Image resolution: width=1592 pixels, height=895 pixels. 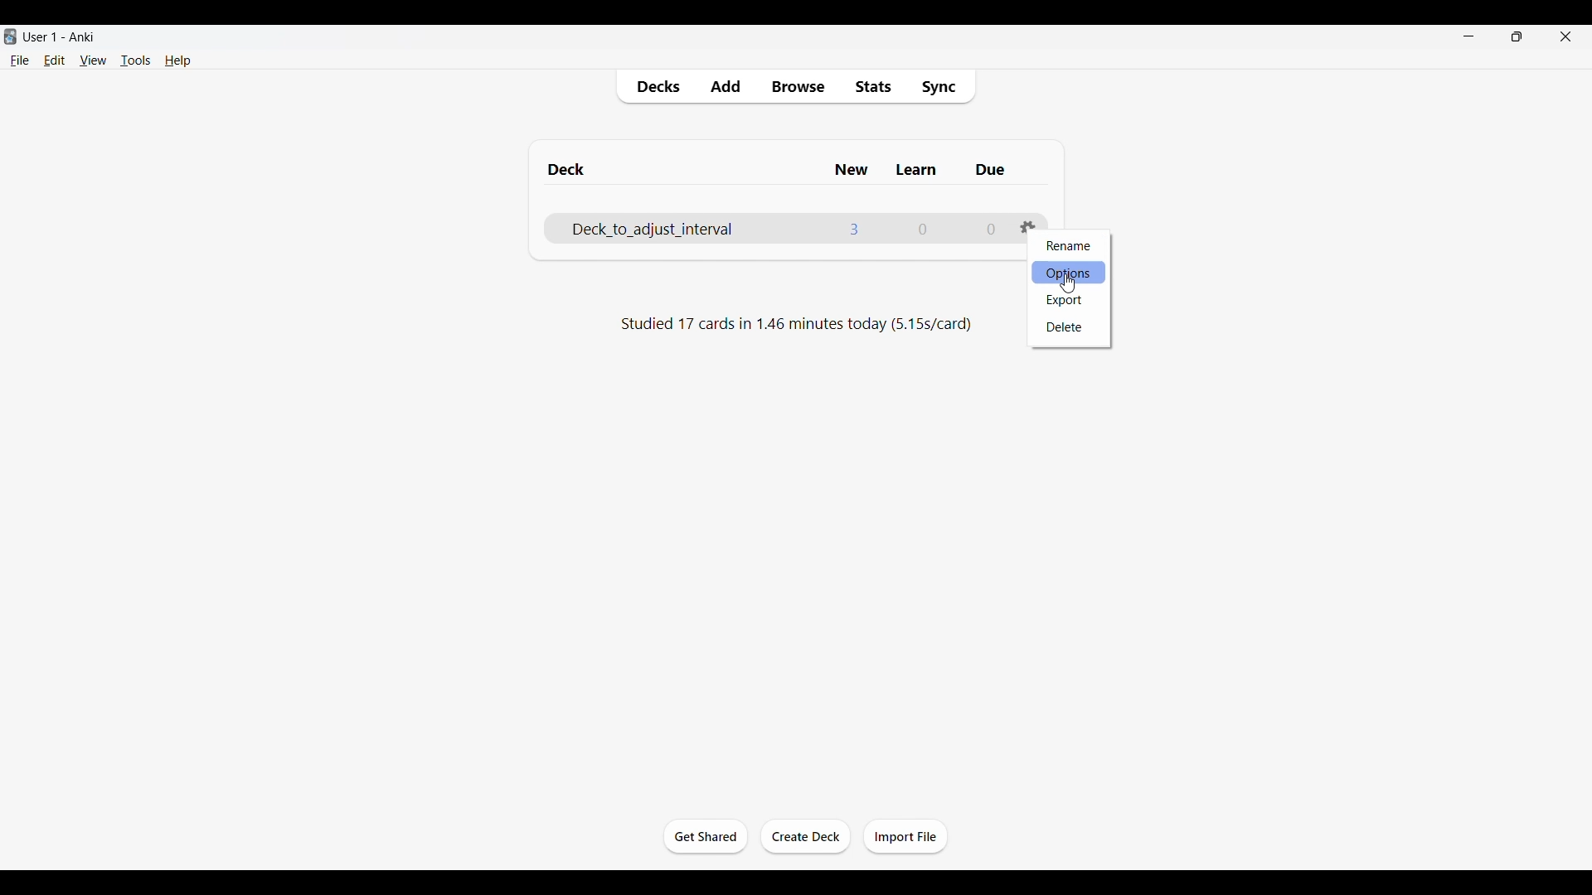 I want to click on File menu, so click(x=19, y=61).